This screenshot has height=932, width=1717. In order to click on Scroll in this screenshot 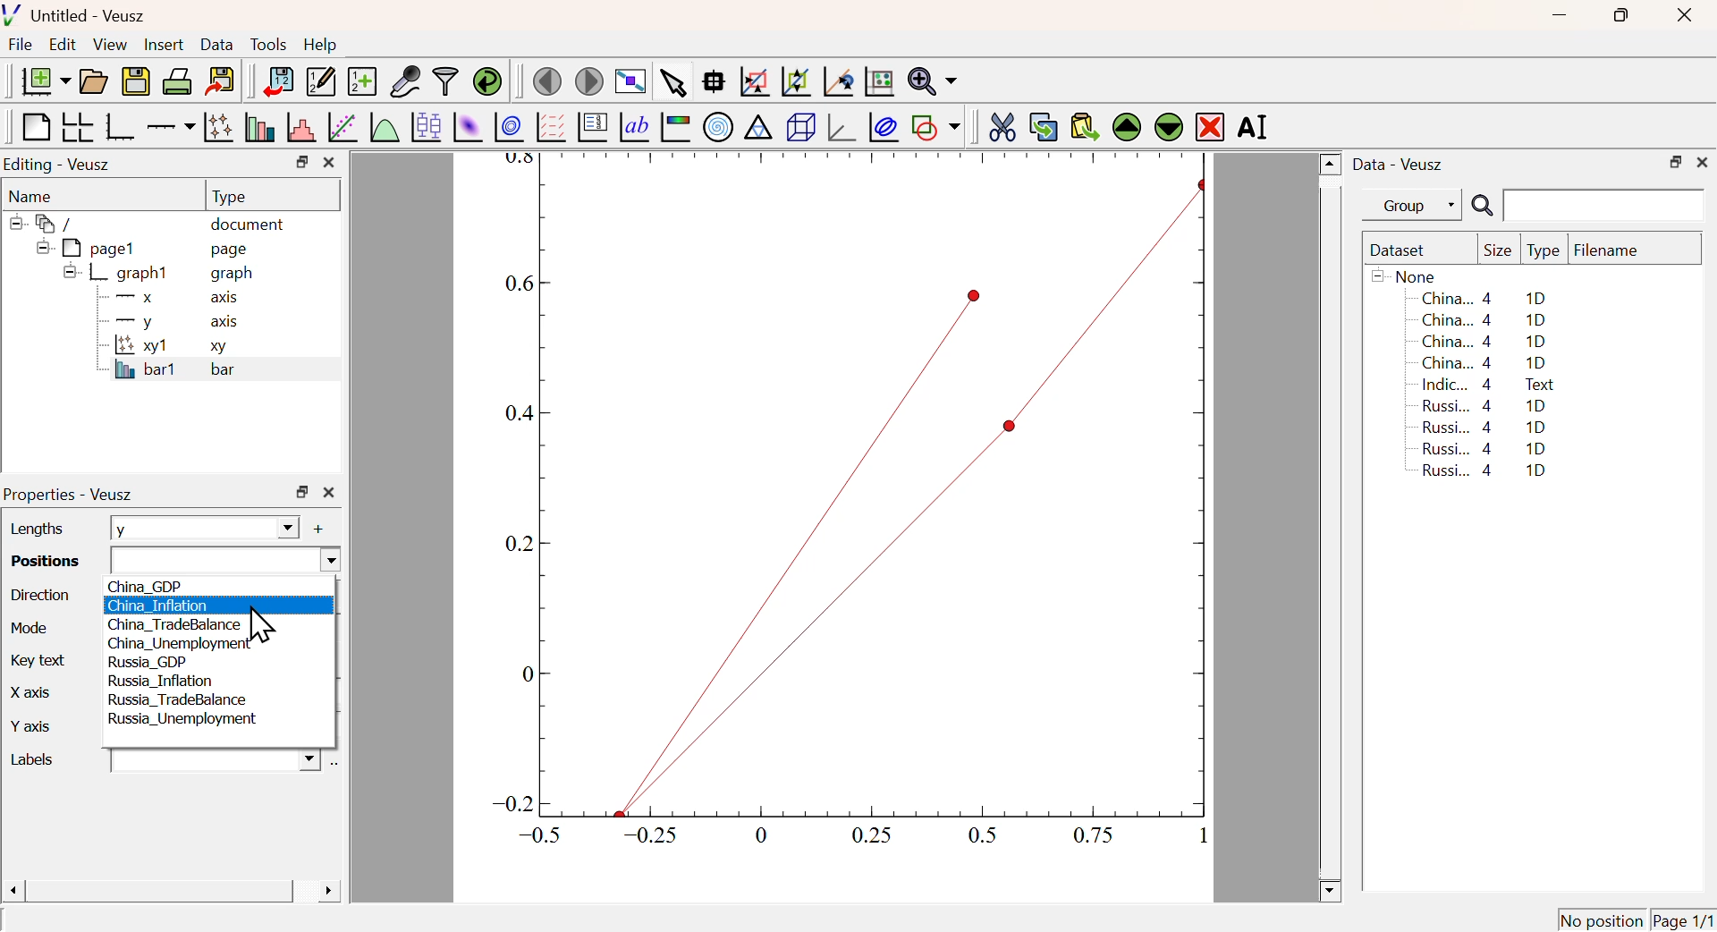, I will do `click(1331, 529)`.